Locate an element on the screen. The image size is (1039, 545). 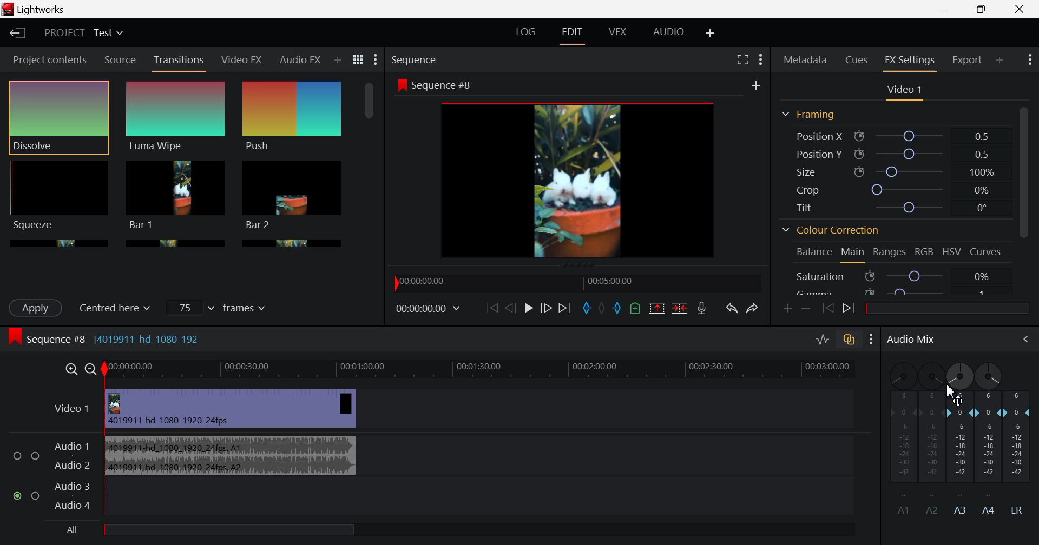
Centered here is located at coordinates (120, 307).